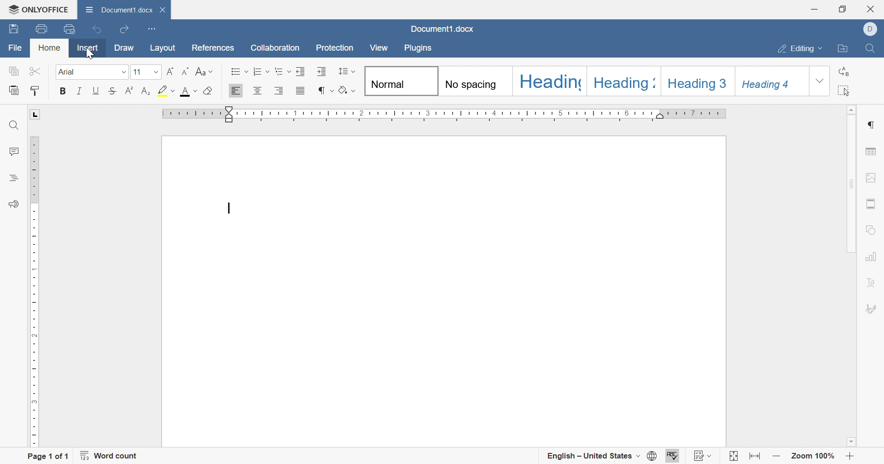 Image resolution: width=884 pixels, height=464 pixels. What do you see at coordinates (419, 49) in the screenshot?
I see `Plugins` at bounding box center [419, 49].